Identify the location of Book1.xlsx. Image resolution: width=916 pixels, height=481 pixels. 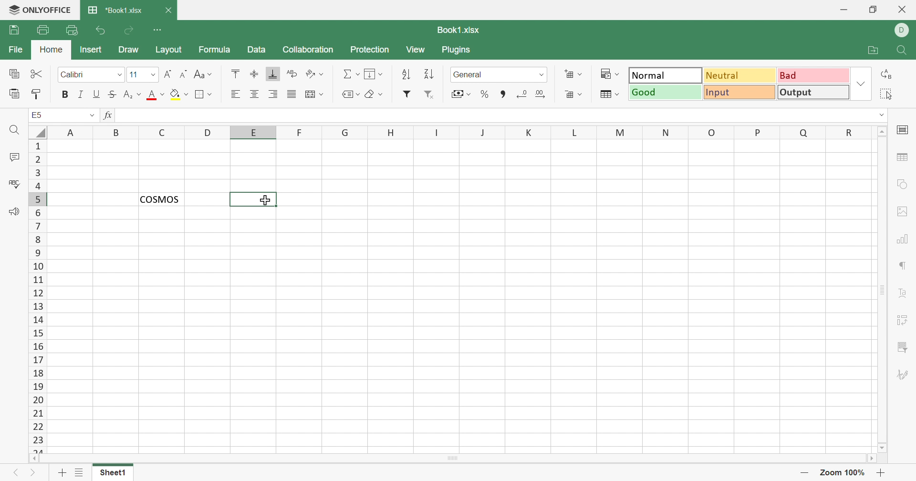
(460, 30).